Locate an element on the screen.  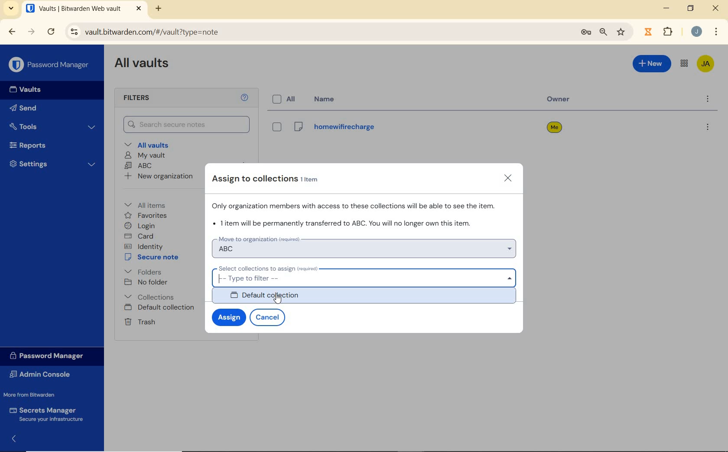
More from Bitwarden is located at coordinates (35, 394).